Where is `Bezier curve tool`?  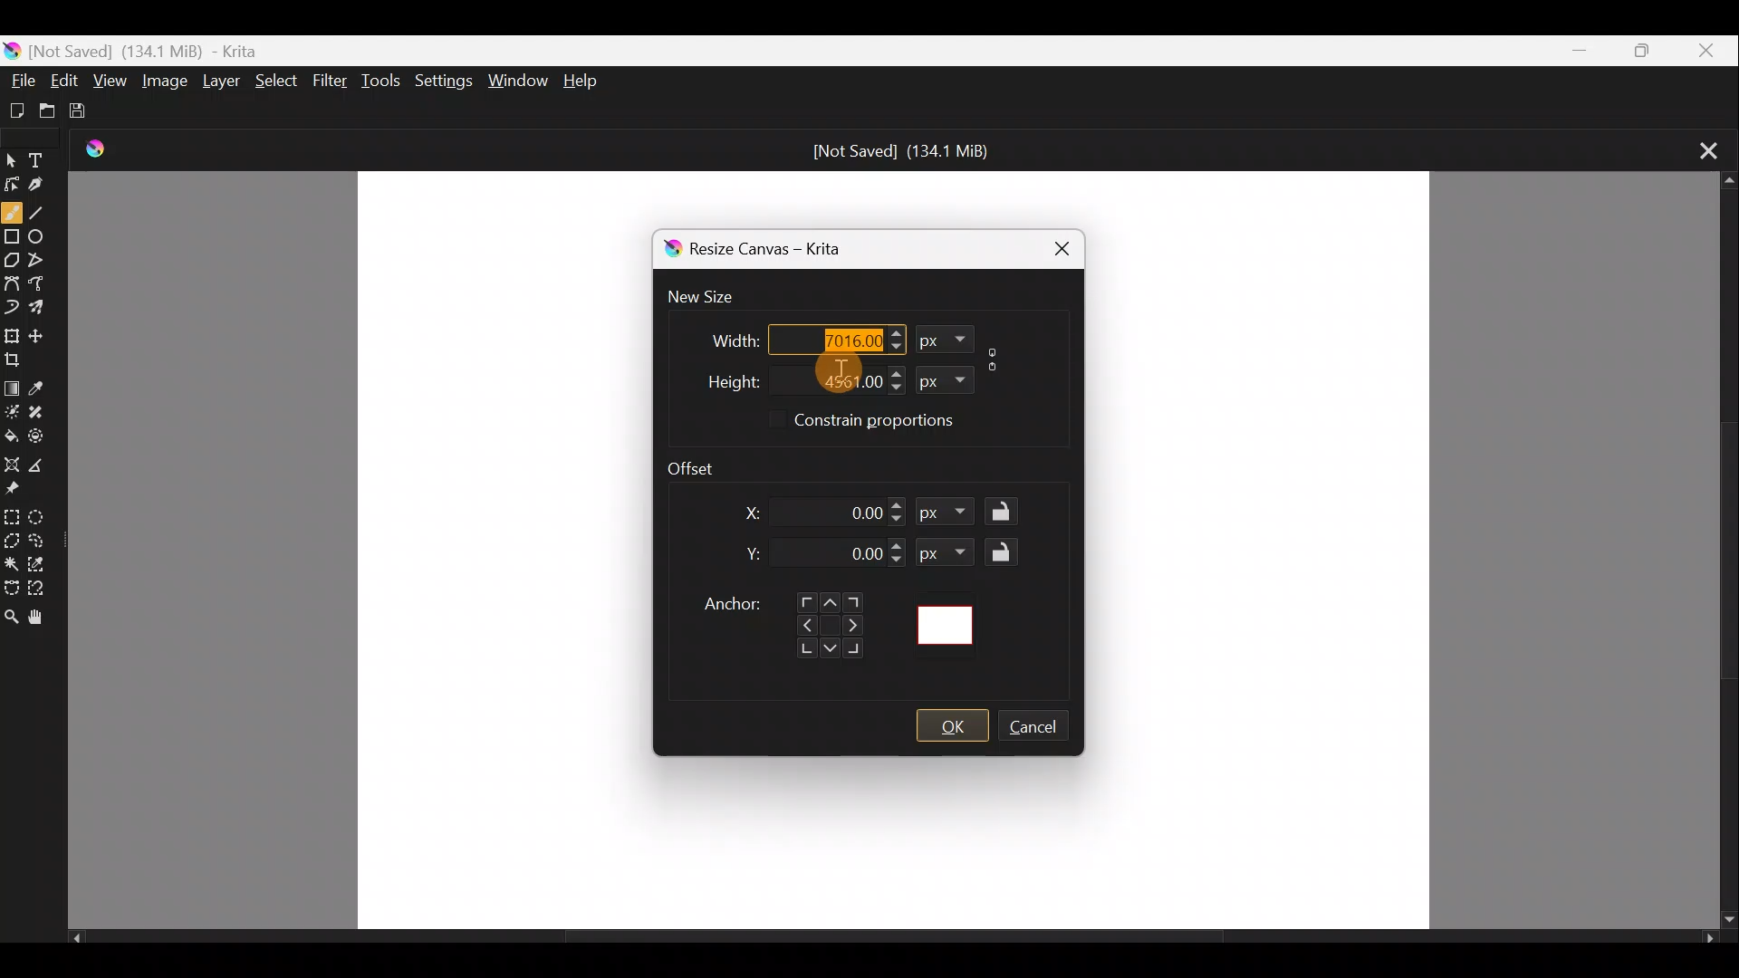 Bezier curve tool is located at coordinates (13, 281).